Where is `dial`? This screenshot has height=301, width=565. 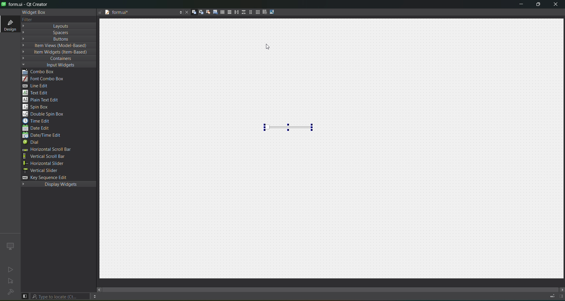
dial is located at coordinates (32, 142).